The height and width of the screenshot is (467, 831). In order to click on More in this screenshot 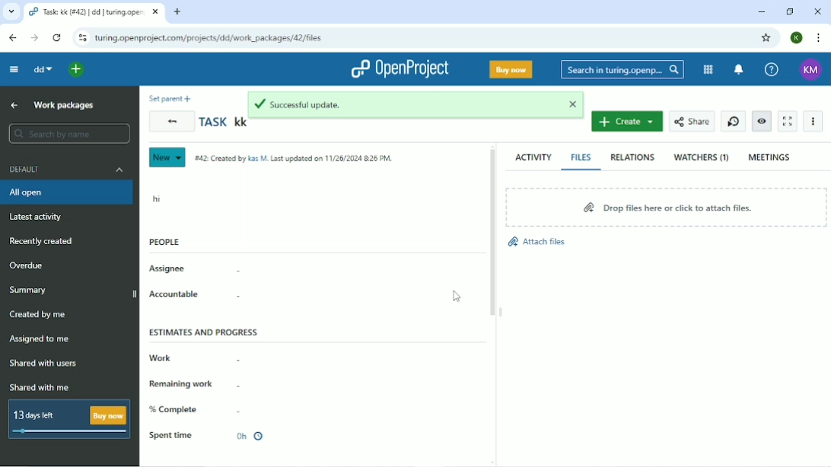, I will do `click(814, 121)`.